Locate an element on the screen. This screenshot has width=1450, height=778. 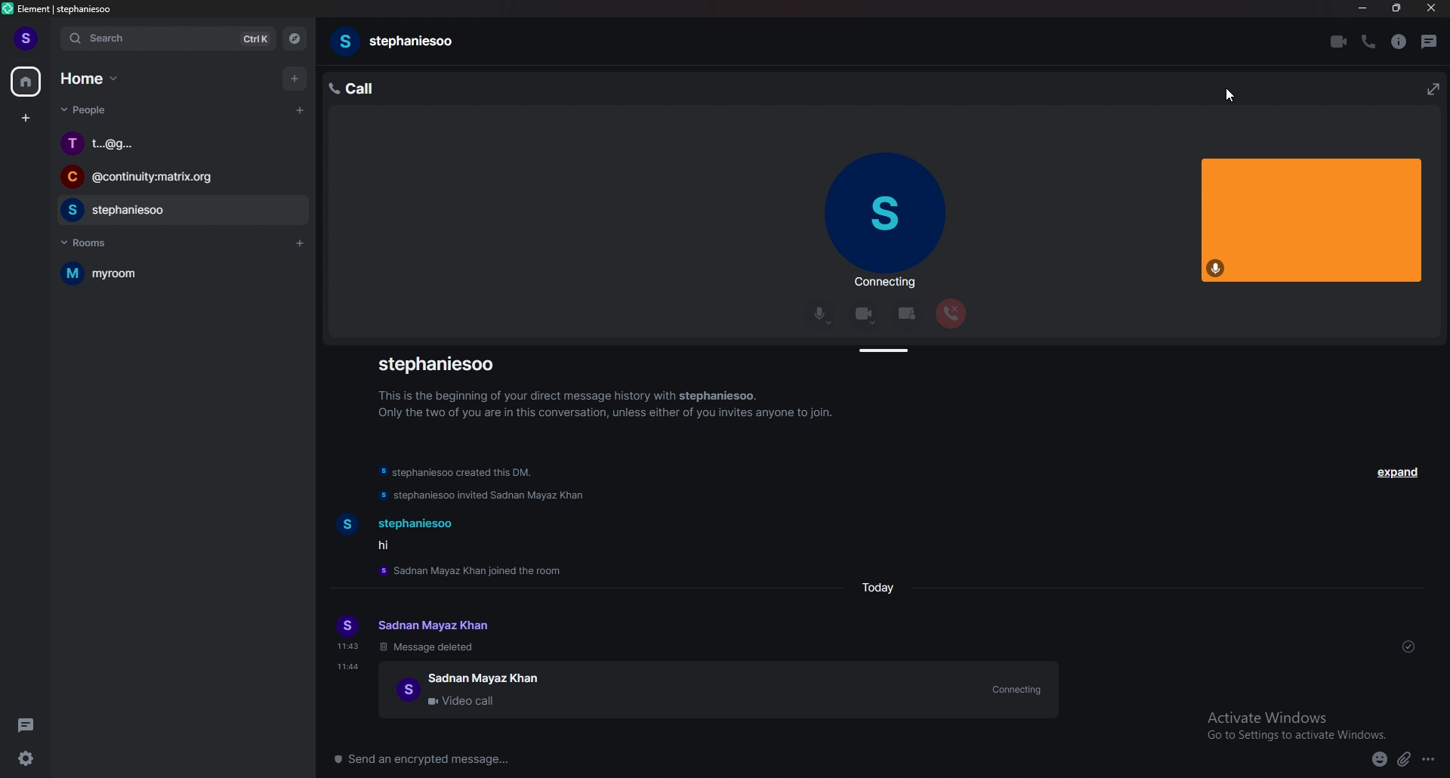
video call is located at coordinates (718, 691).